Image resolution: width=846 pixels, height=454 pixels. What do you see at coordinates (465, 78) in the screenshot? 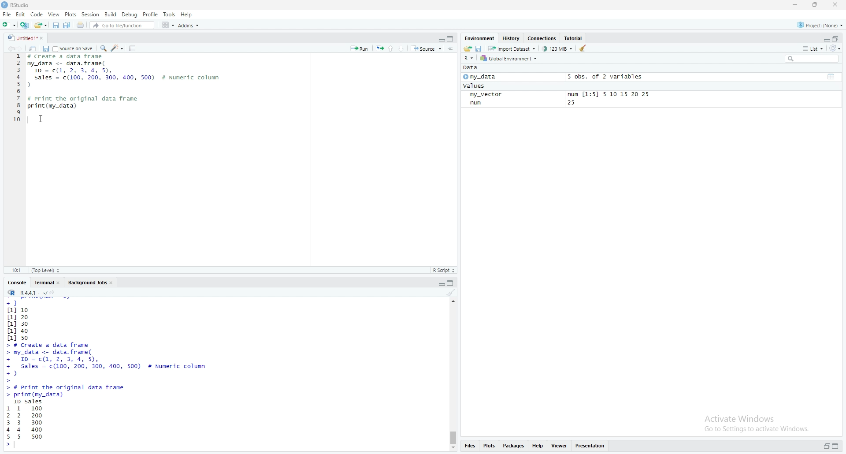
I see `play` at bounding box center [465, 78].